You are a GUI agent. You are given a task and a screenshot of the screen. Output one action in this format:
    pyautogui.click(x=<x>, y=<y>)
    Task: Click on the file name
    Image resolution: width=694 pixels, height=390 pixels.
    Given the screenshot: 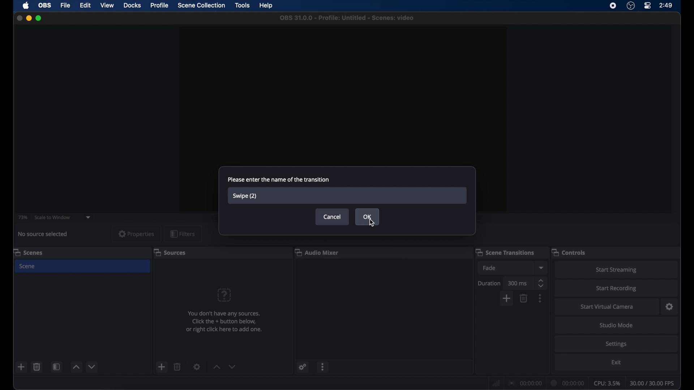 What is the action you would take?
    pyautogui.click(x=347, y=18)
    